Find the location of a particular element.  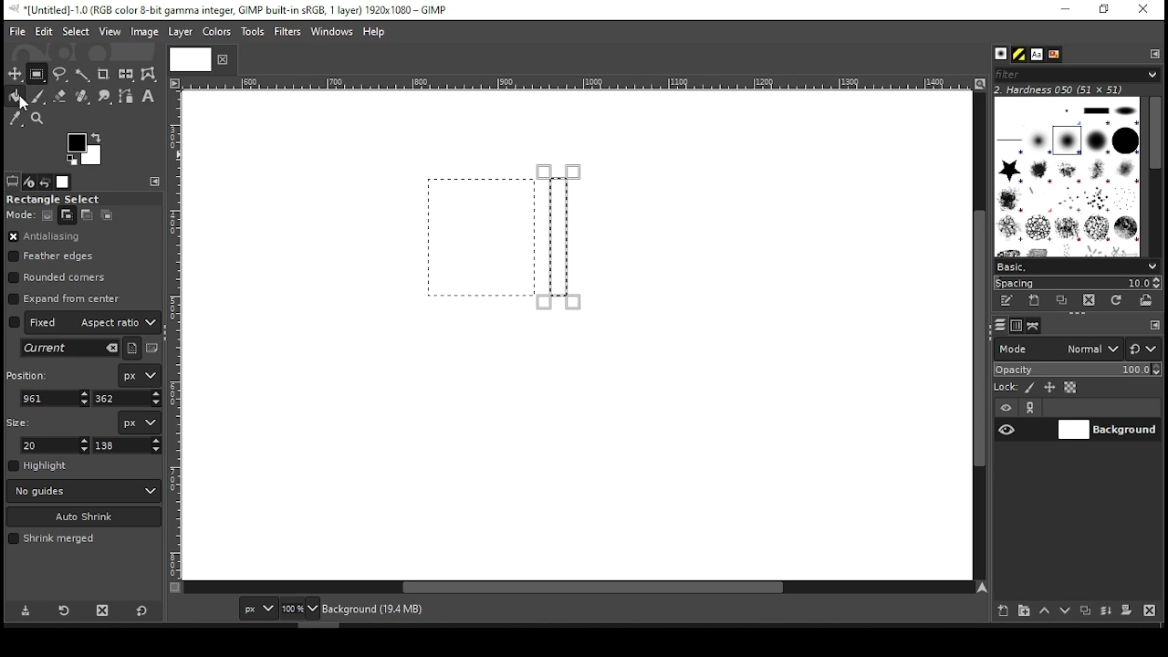

guides is located at coordinates (84, 491).